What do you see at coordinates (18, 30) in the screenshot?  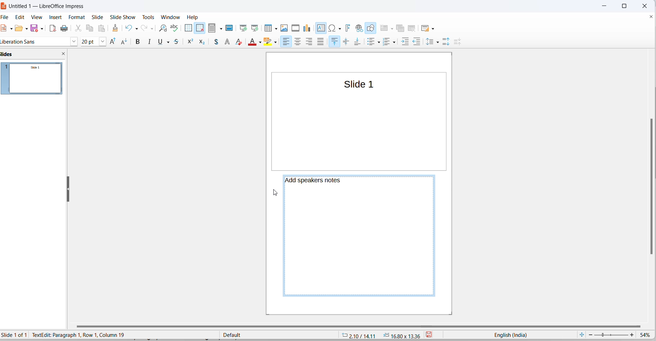 I see `open` at bounding box center [18, 30].